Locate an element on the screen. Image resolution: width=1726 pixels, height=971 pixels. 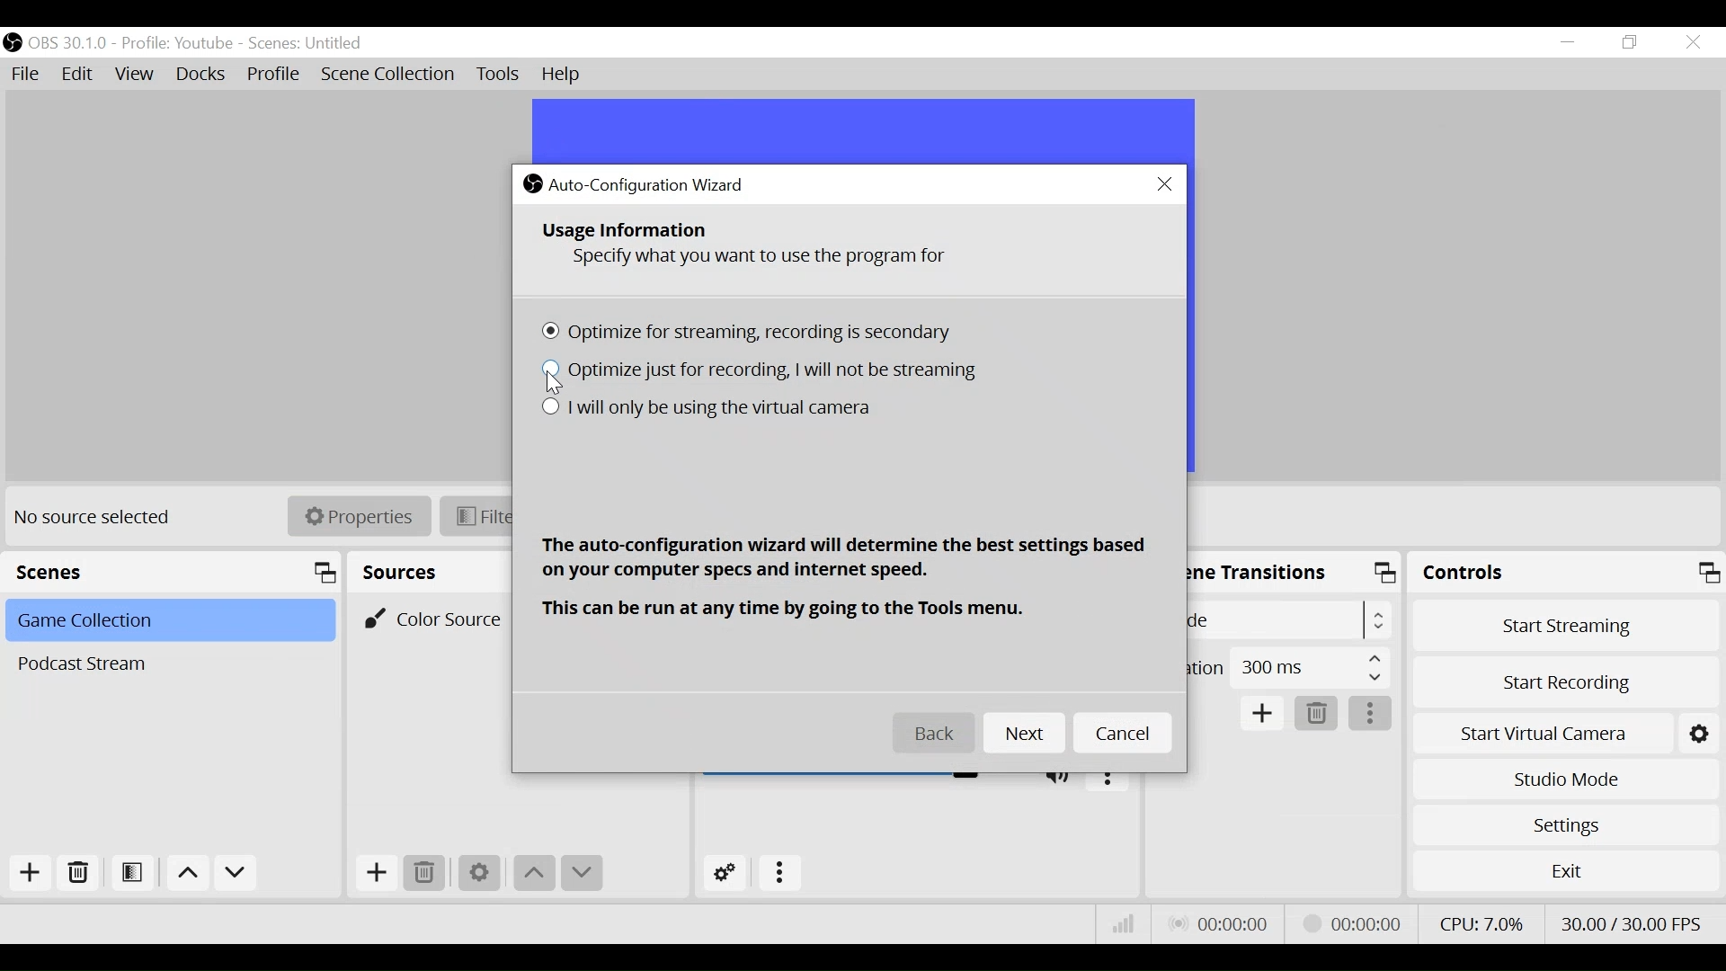
OBS Version is located at coordinates (68, 44).